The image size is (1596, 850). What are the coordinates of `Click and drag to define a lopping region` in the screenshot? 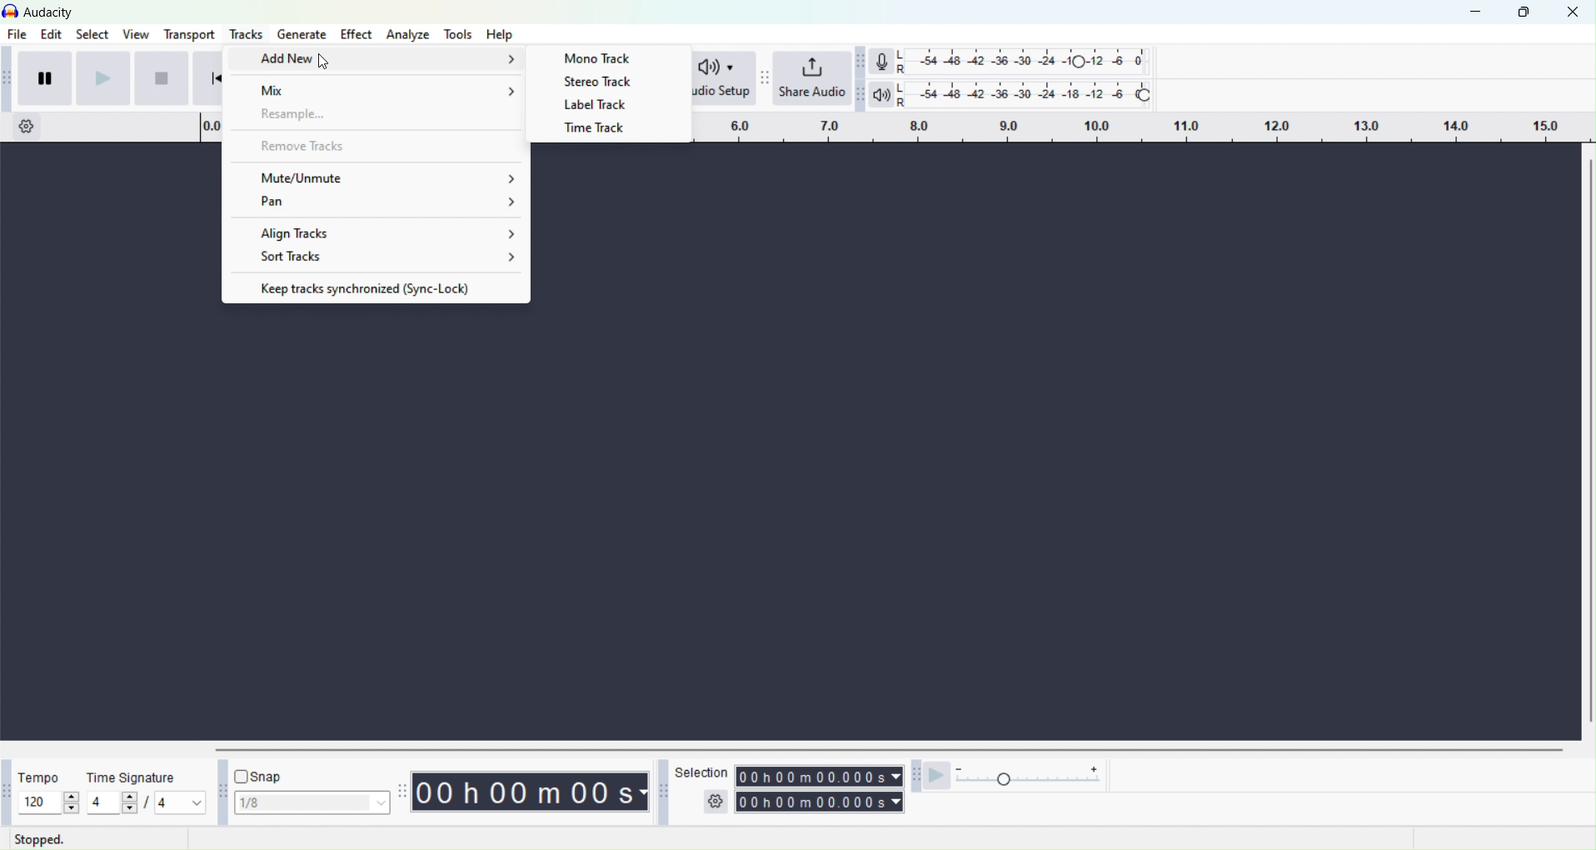 It's located at (1118, 129).